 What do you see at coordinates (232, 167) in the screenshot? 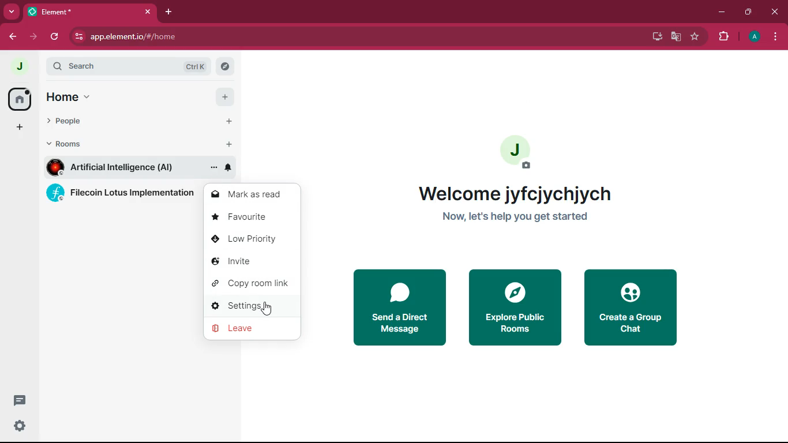
I see `notifications` at bounding box center [232, 167].